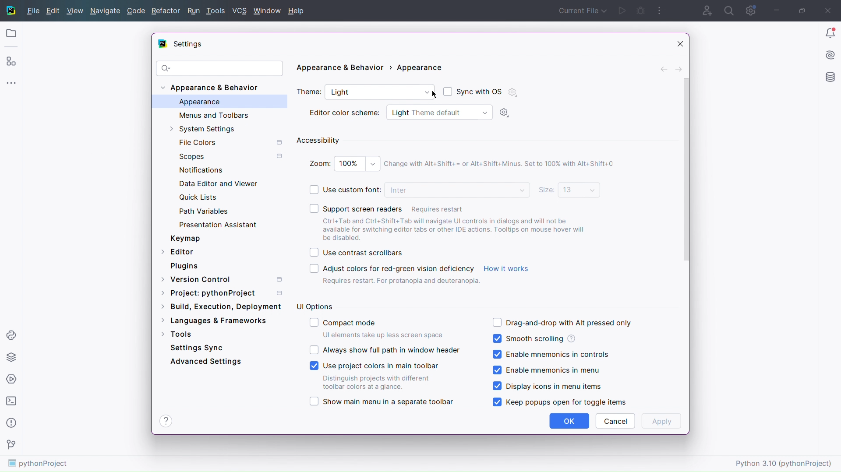 The image size is (841, 472). What do you see at coordinates (549, 371) in the screenshot?
I see `Enable mnemonics in menu` at bounding box center [549, 371].